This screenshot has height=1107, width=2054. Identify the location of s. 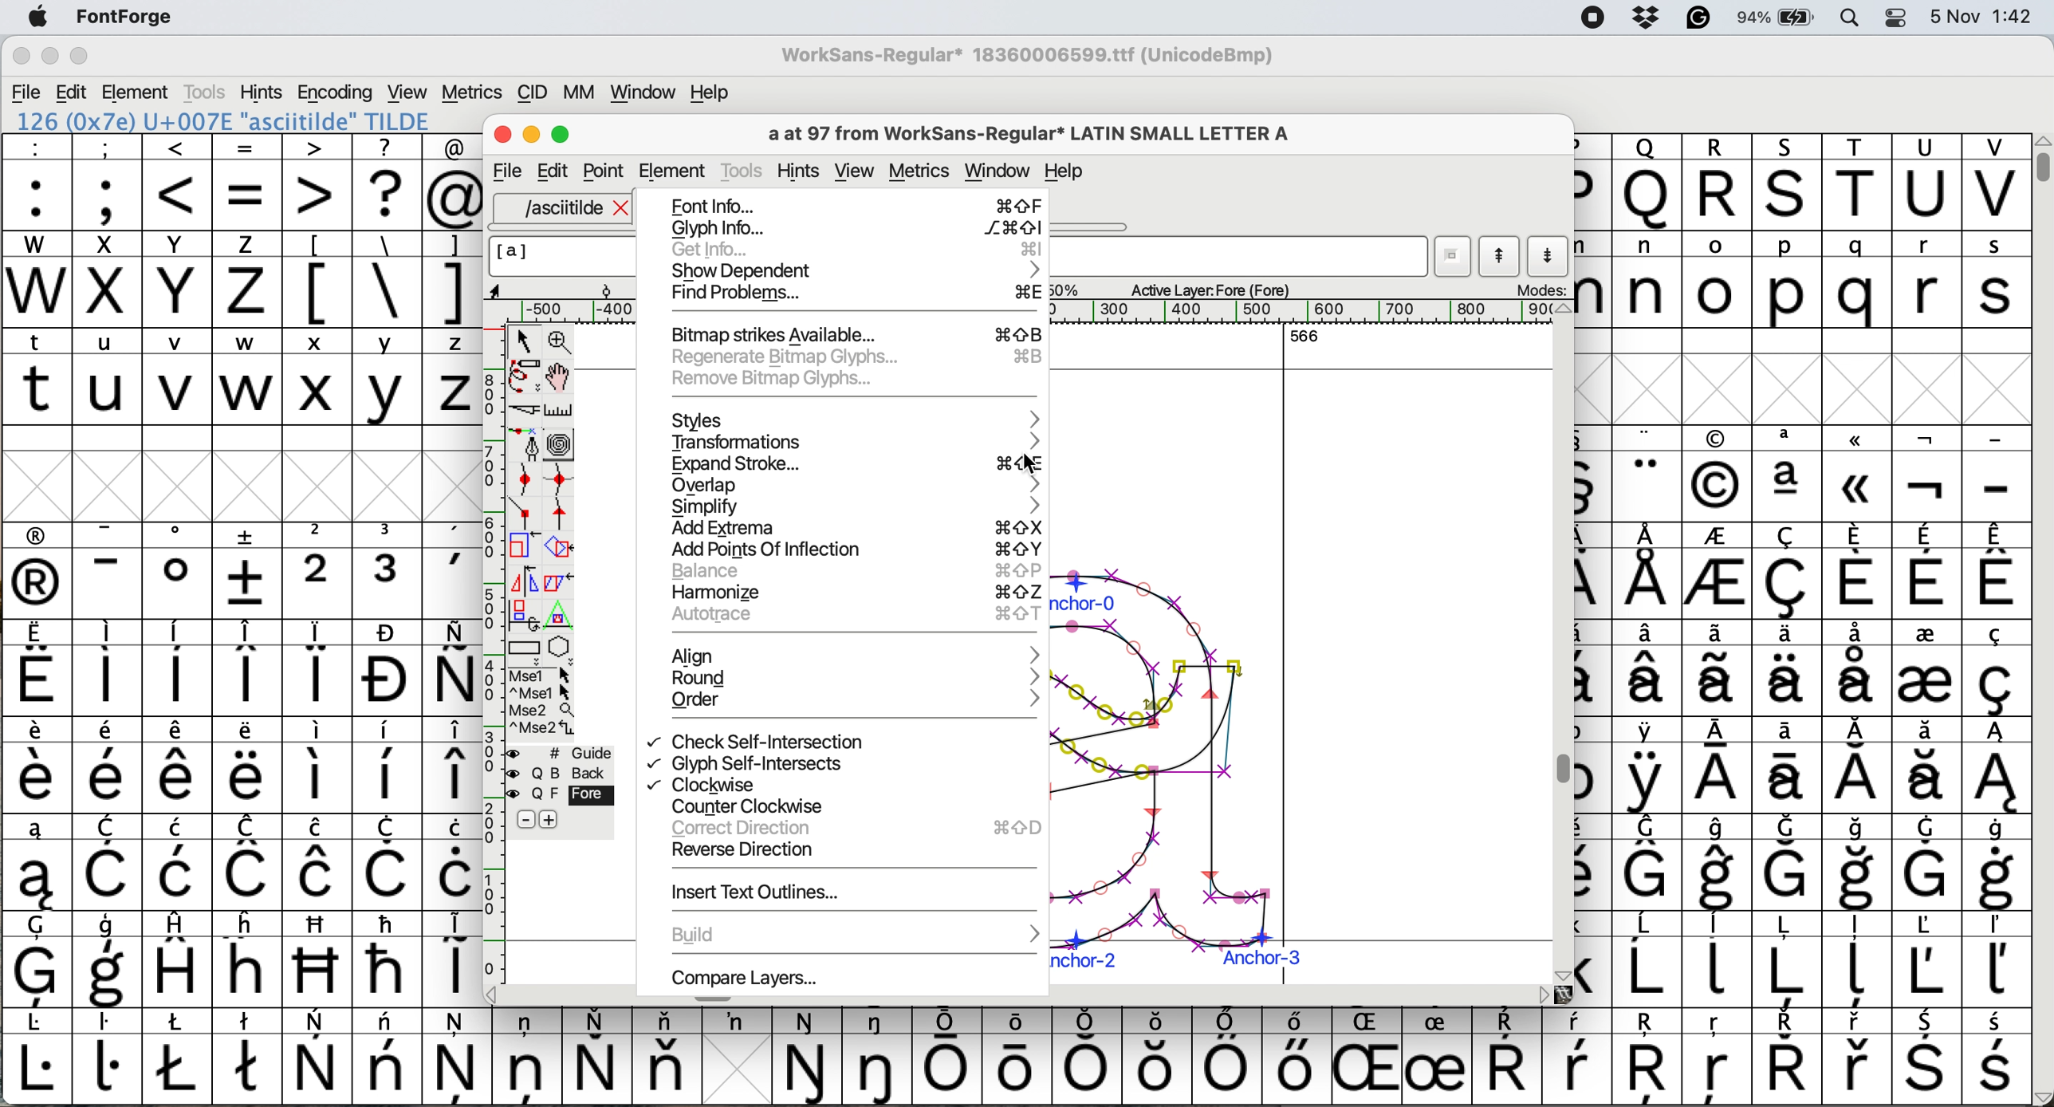
(1997, 280).